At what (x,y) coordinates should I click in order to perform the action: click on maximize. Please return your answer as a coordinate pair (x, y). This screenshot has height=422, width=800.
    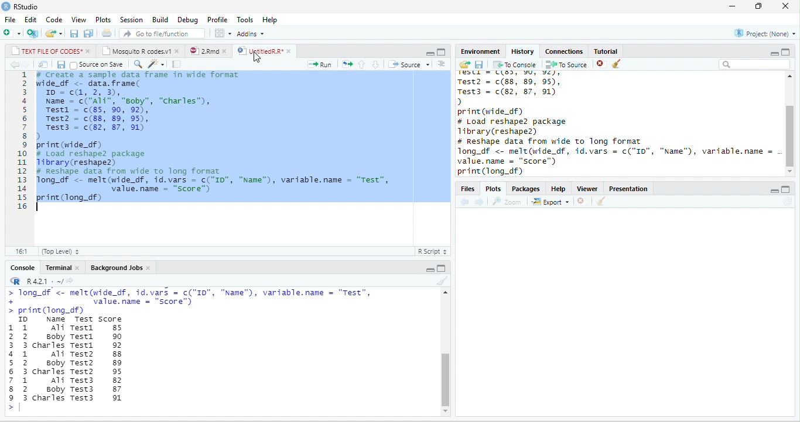
    Looking at the image, I should click on (786, 52).